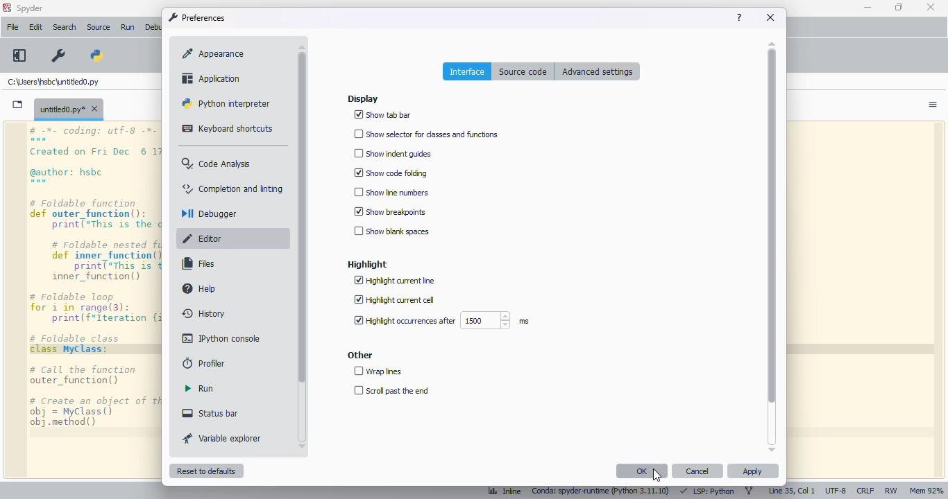 This screenshot has height=499, width=948. What do you see at coordinates (749, 491) in the screenshot?
I see `git branch` at bounding box center [749, 491].